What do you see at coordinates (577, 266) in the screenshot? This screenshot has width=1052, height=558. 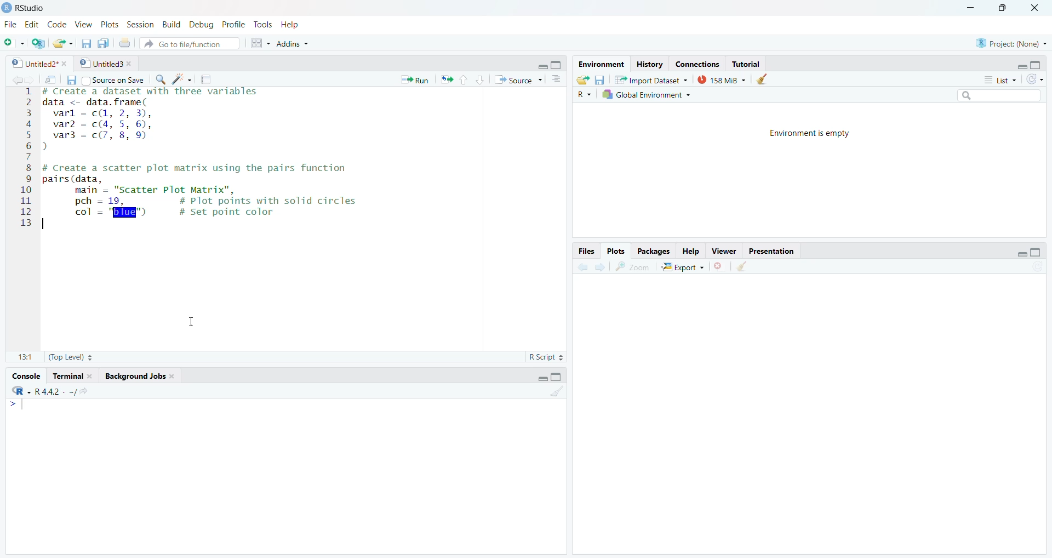 I see `backward` at bounding box center [577, 266].